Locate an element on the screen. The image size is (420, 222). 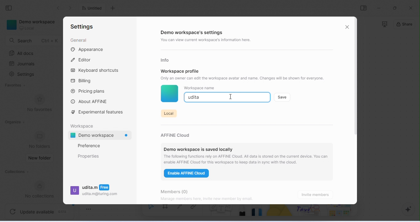
favorites is located at coordinates (16, 86).